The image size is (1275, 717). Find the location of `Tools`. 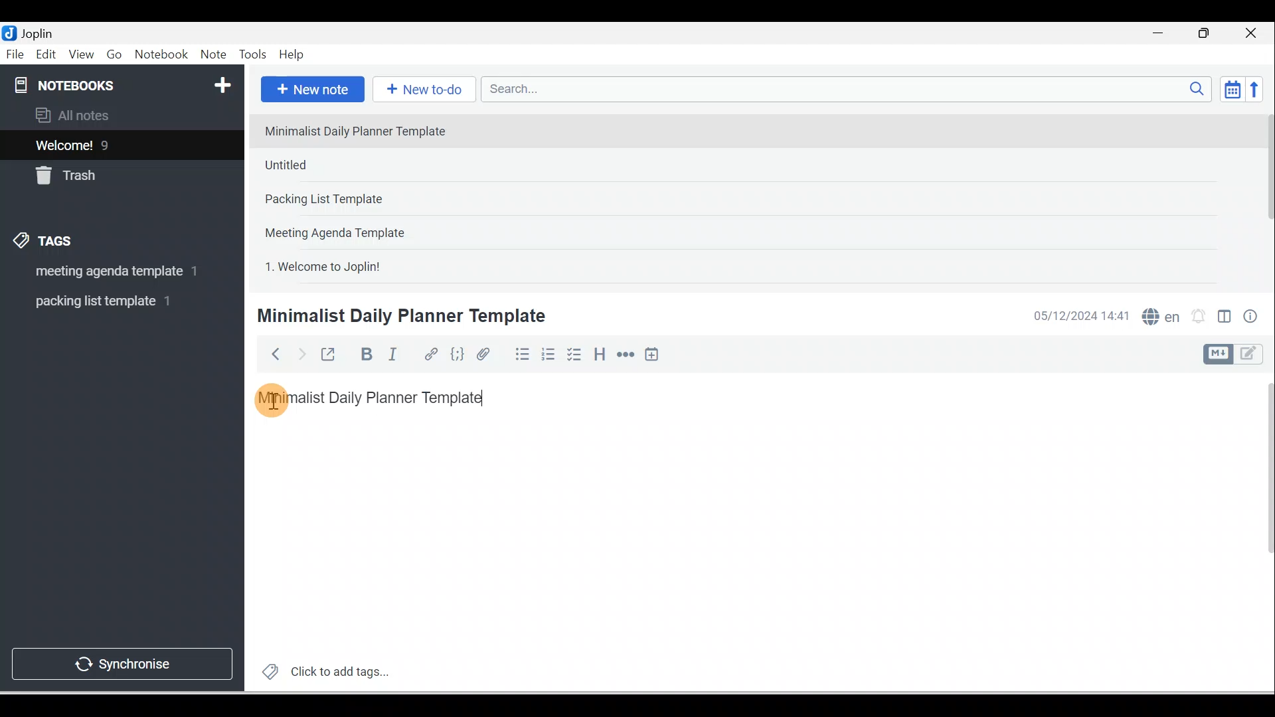

Tools is located at coordinates (252, 54).